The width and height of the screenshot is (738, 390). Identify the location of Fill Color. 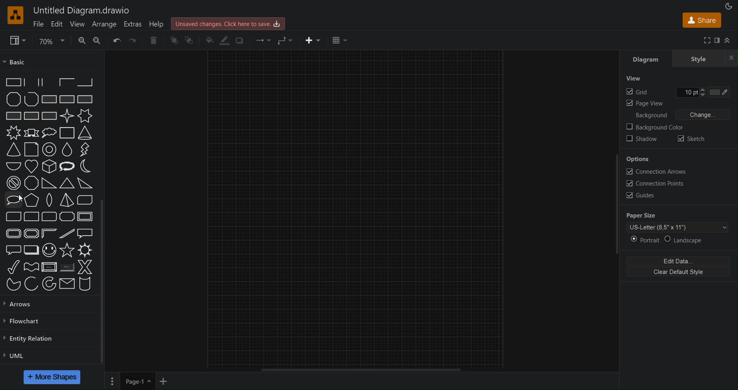
(207, 39).